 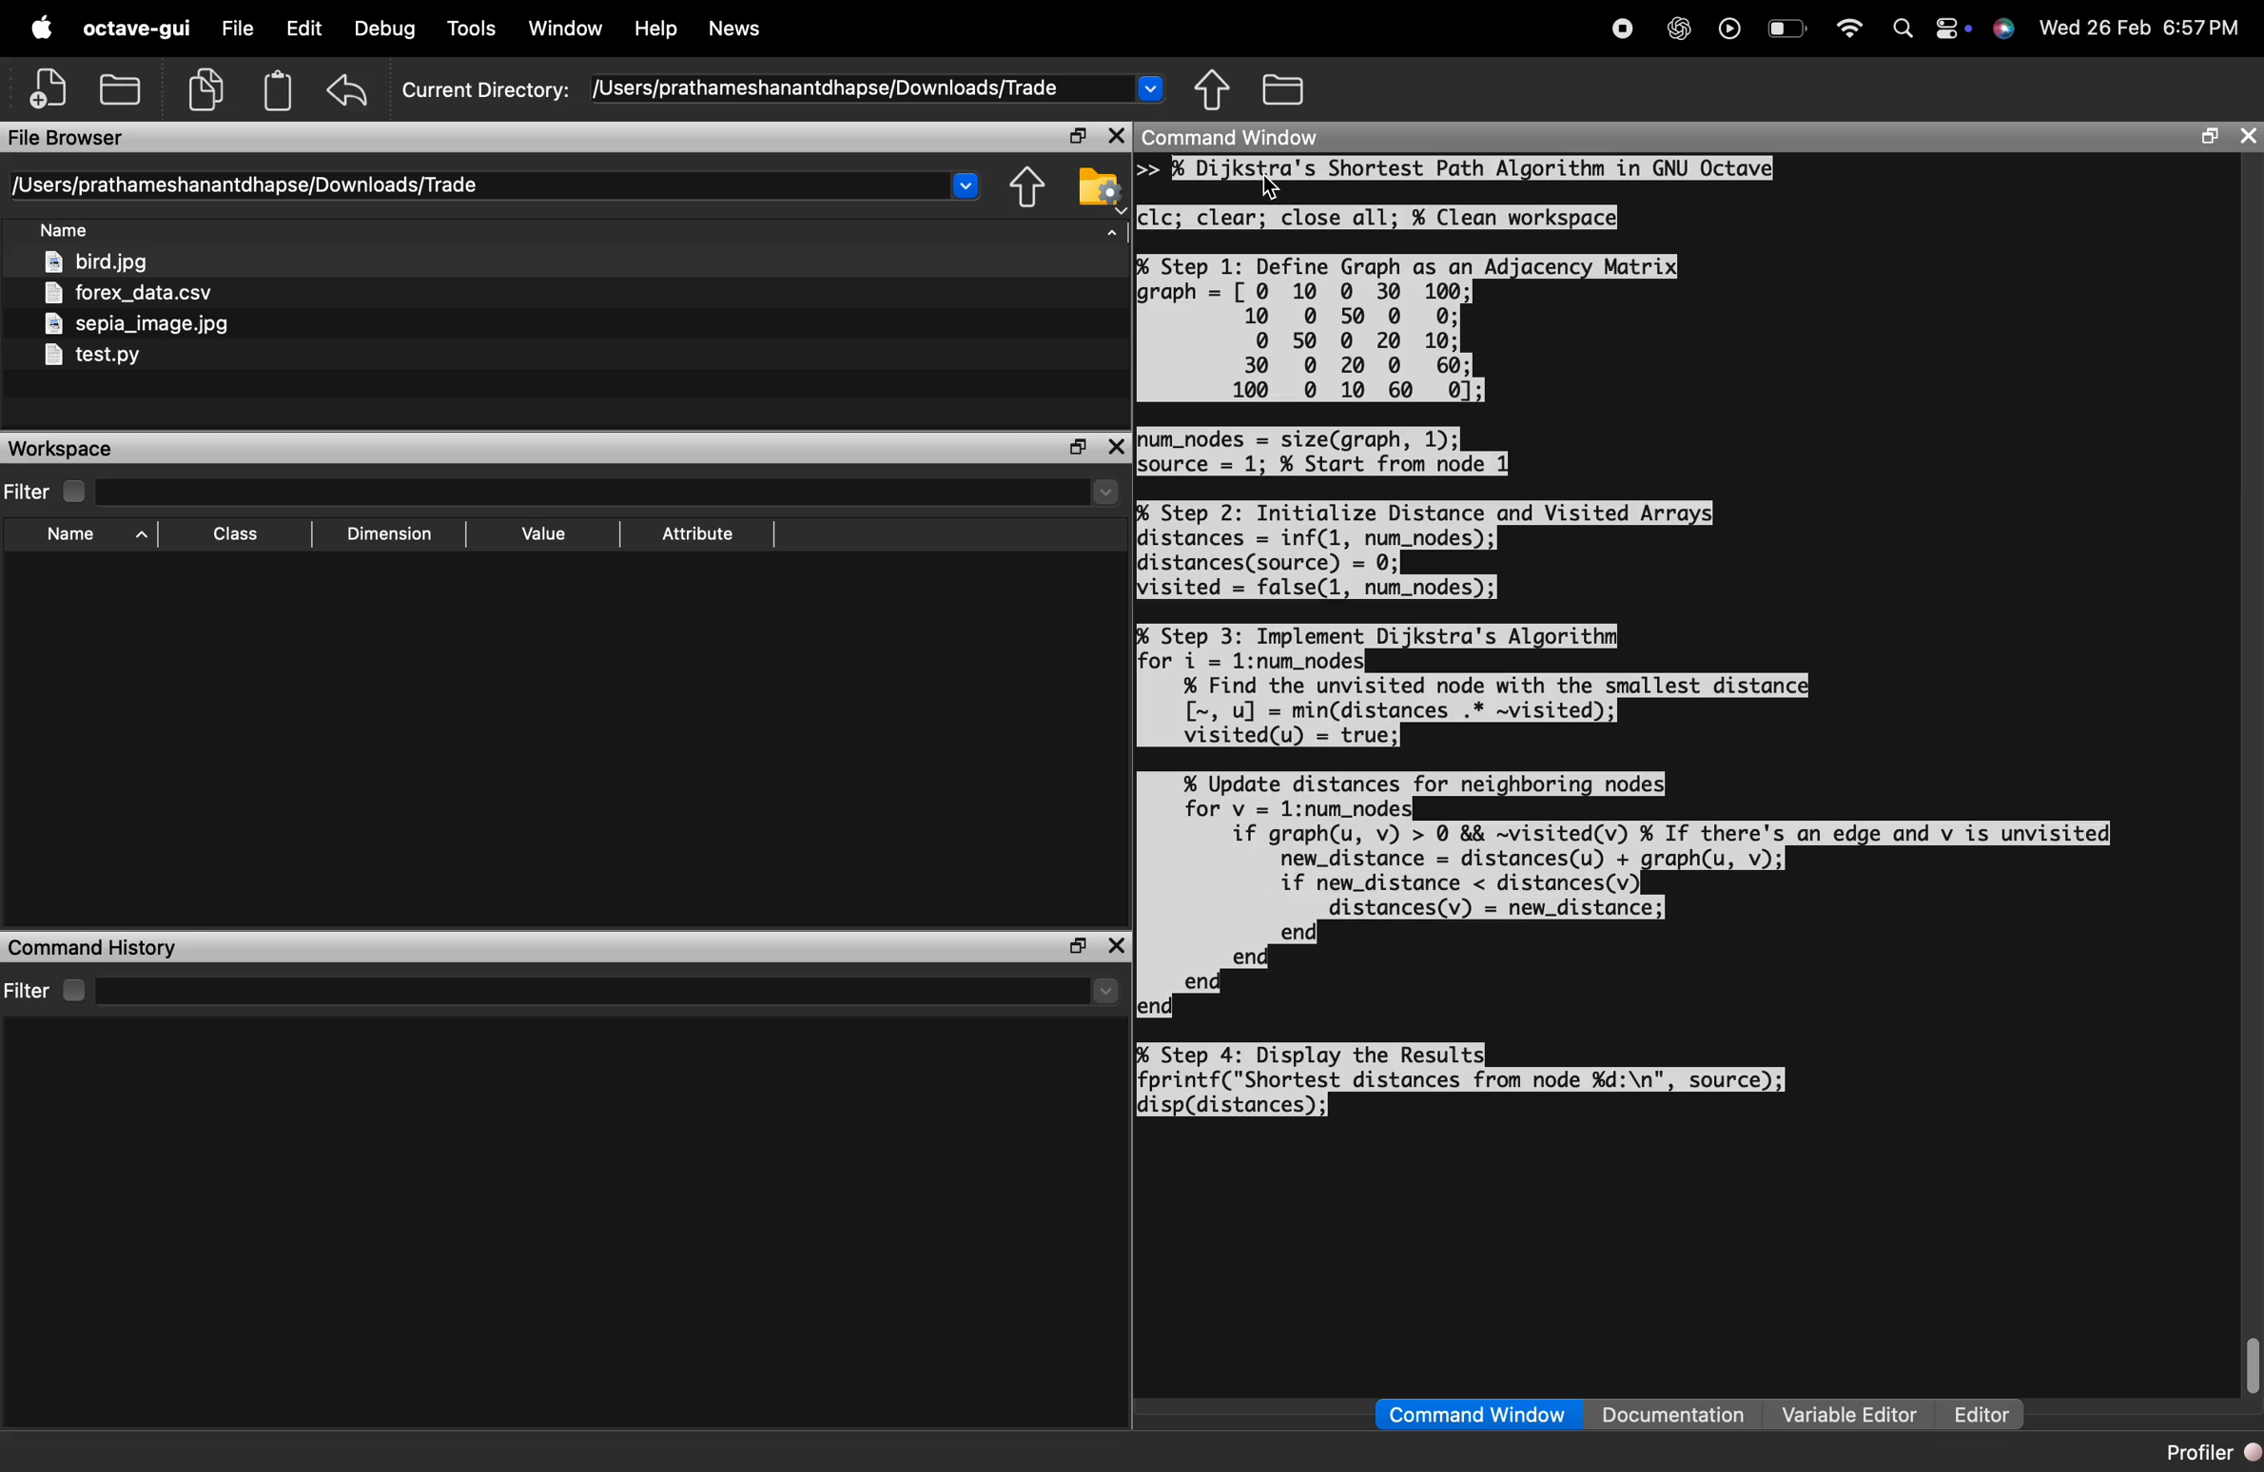 What do you see at coordinates (1849, 1415) in the screenshot?
I see `variable editor` at bounding box center [1849, 1415].